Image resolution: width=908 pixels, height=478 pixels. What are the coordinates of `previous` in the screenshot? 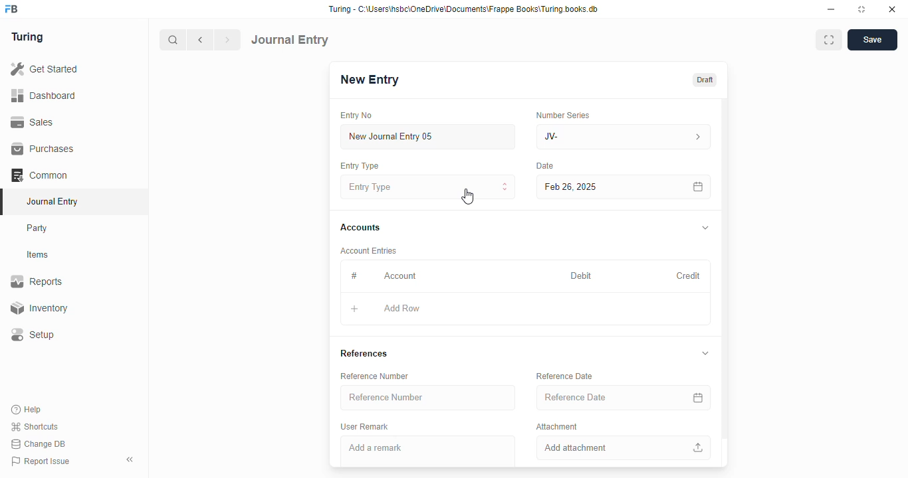 It's located at (201, 40).